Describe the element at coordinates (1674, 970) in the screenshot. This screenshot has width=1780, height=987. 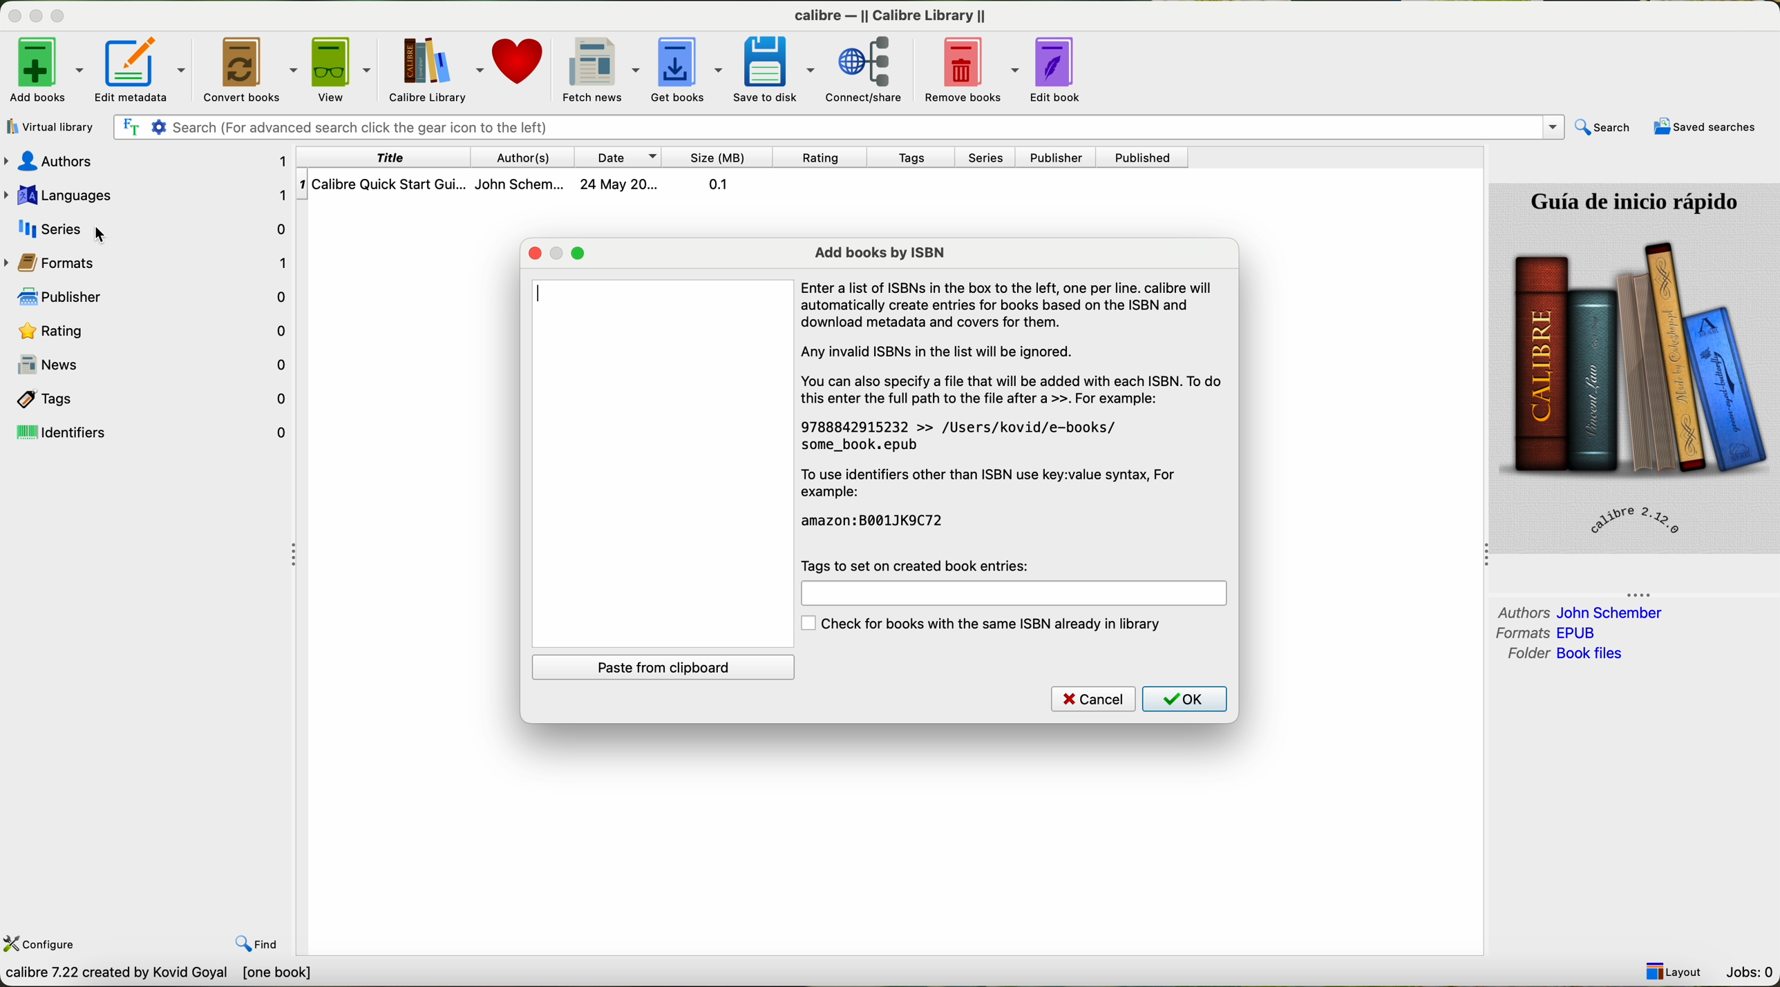
I see `layout` at that location.